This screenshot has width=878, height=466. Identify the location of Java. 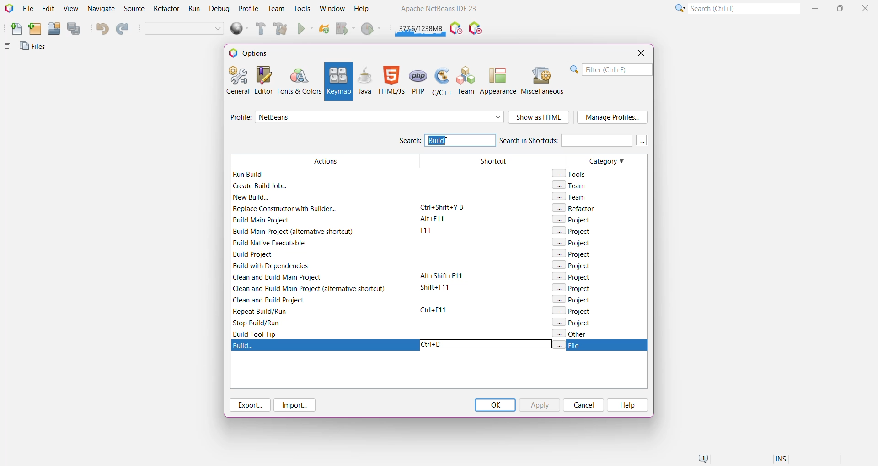
(365, 80).